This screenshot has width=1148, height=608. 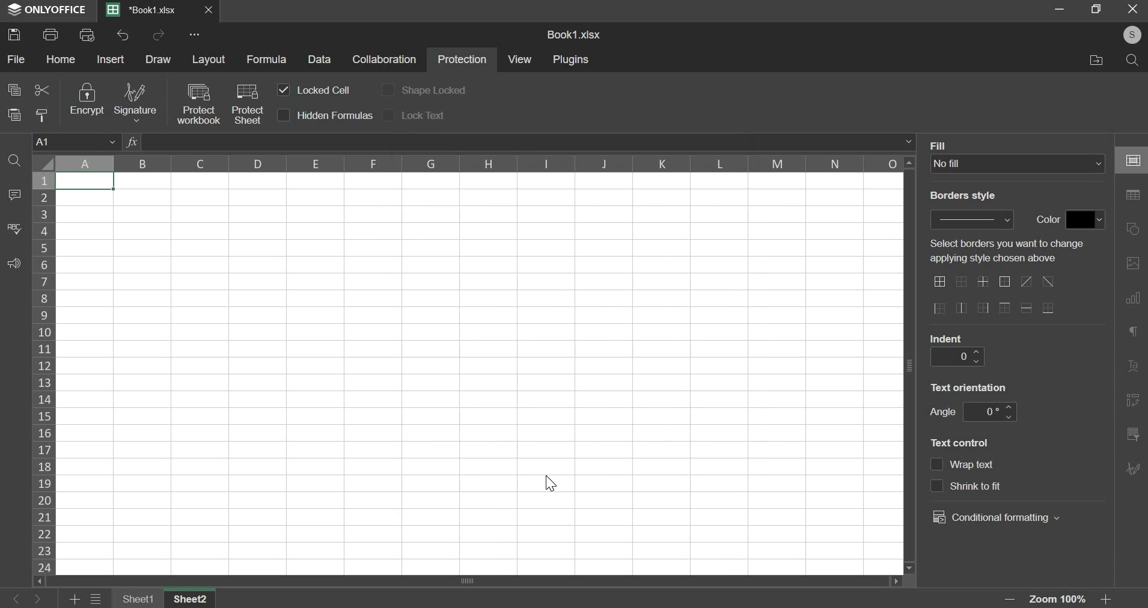 What do you see at coordinates (423, 115) in the screenshot?
I see `lock text` at bounding box center [423, 115].